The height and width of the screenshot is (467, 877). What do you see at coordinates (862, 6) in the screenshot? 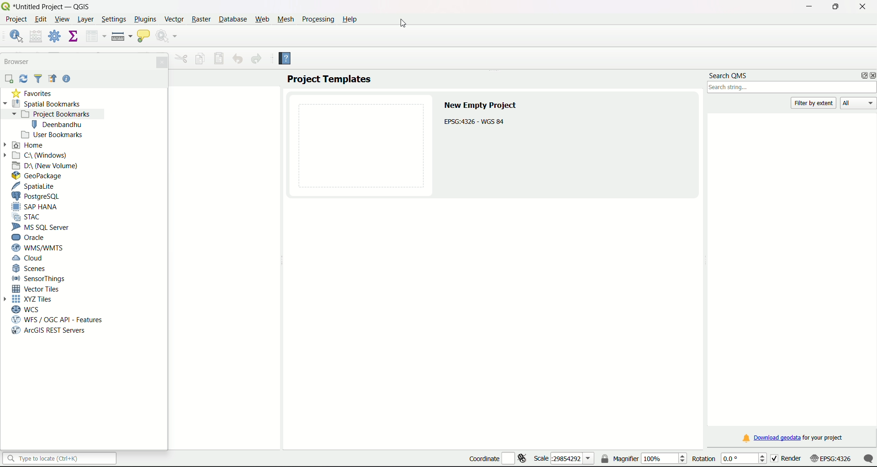
I see `close` at bounding box center [862, 6].